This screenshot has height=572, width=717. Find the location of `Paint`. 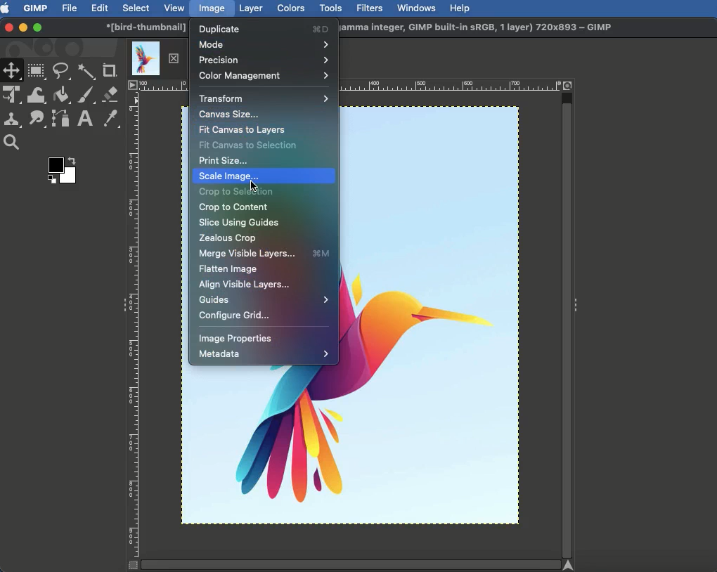

Paint is located at coordinates (87, 96).